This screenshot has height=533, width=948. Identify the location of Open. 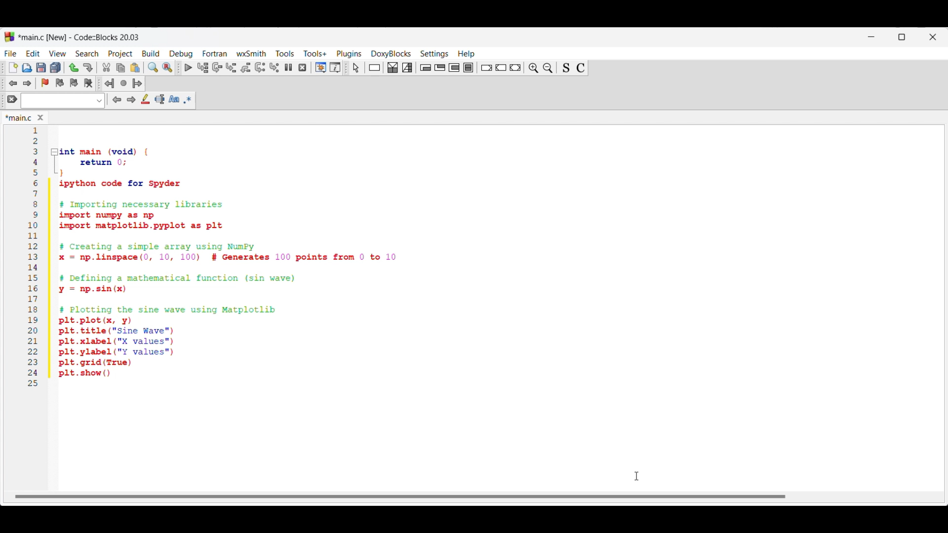
(27, 68).